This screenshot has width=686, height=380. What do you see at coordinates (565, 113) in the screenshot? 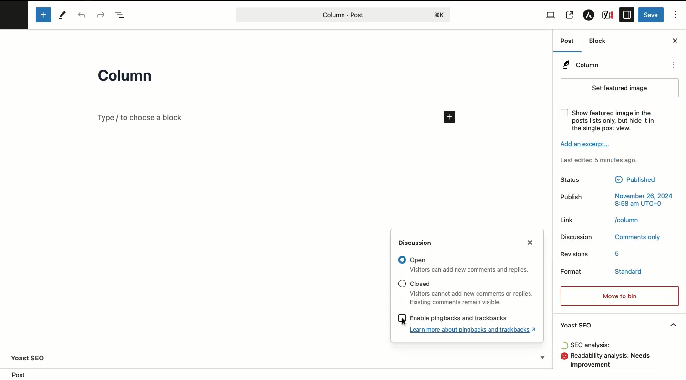
I see `Checkbox ` at bounding box center [565, 113].